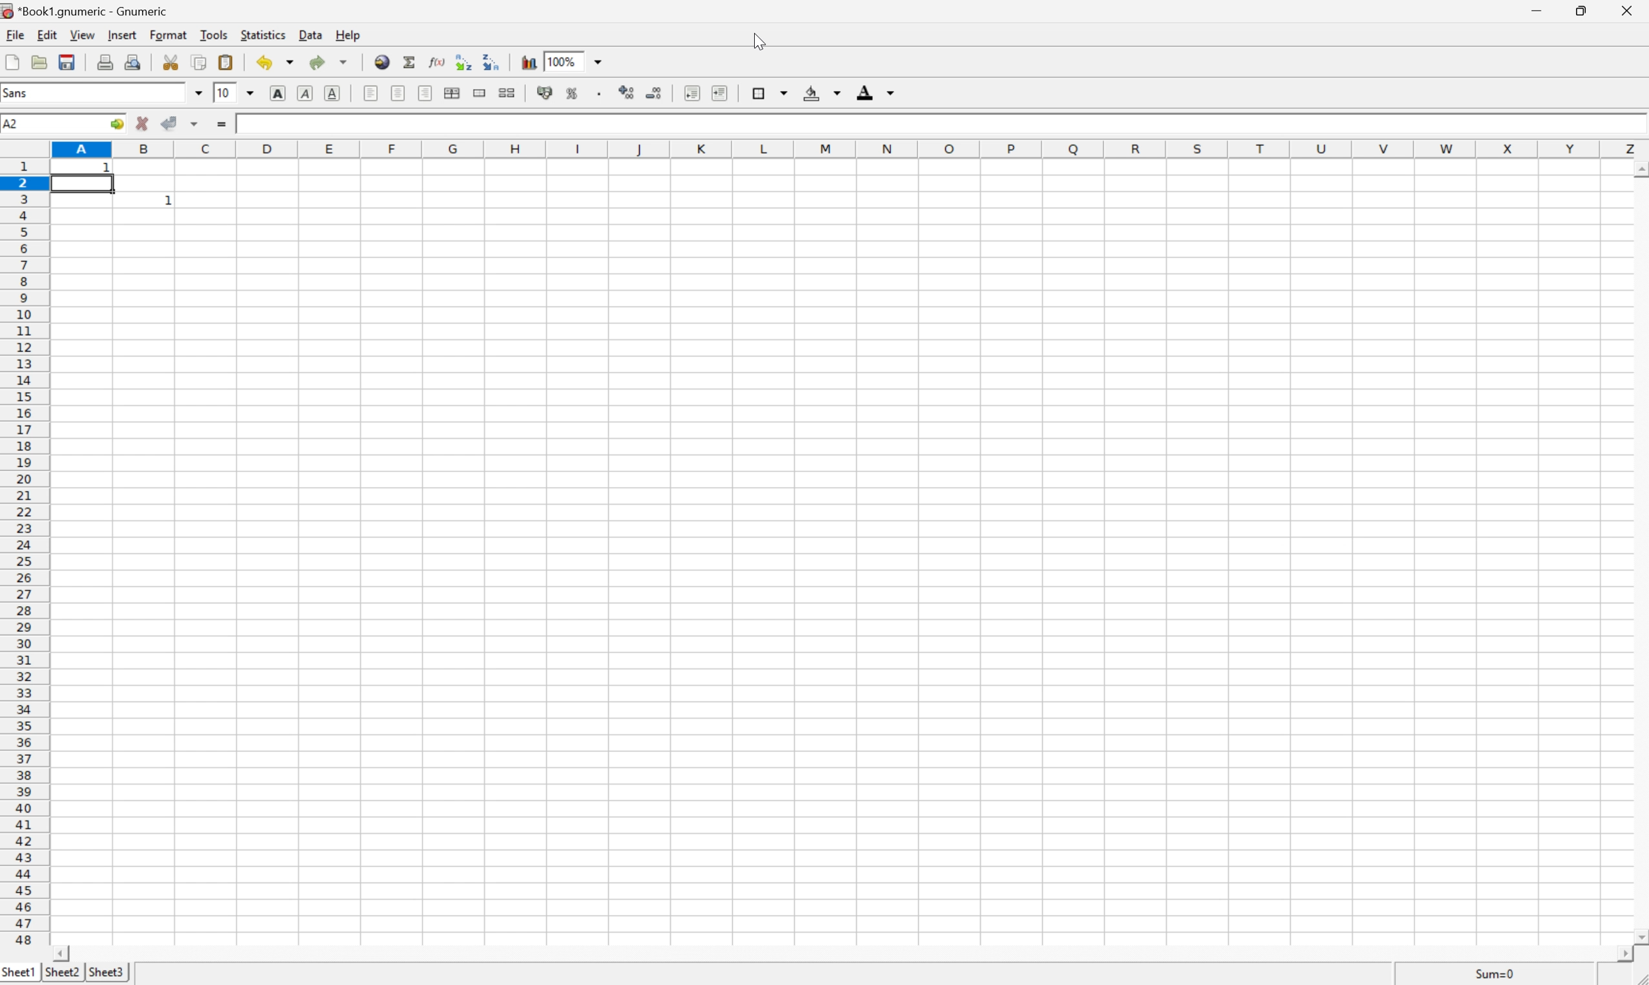 This screenshot has width=1649, height=985. I want to click on open a file, so click(38, 64).